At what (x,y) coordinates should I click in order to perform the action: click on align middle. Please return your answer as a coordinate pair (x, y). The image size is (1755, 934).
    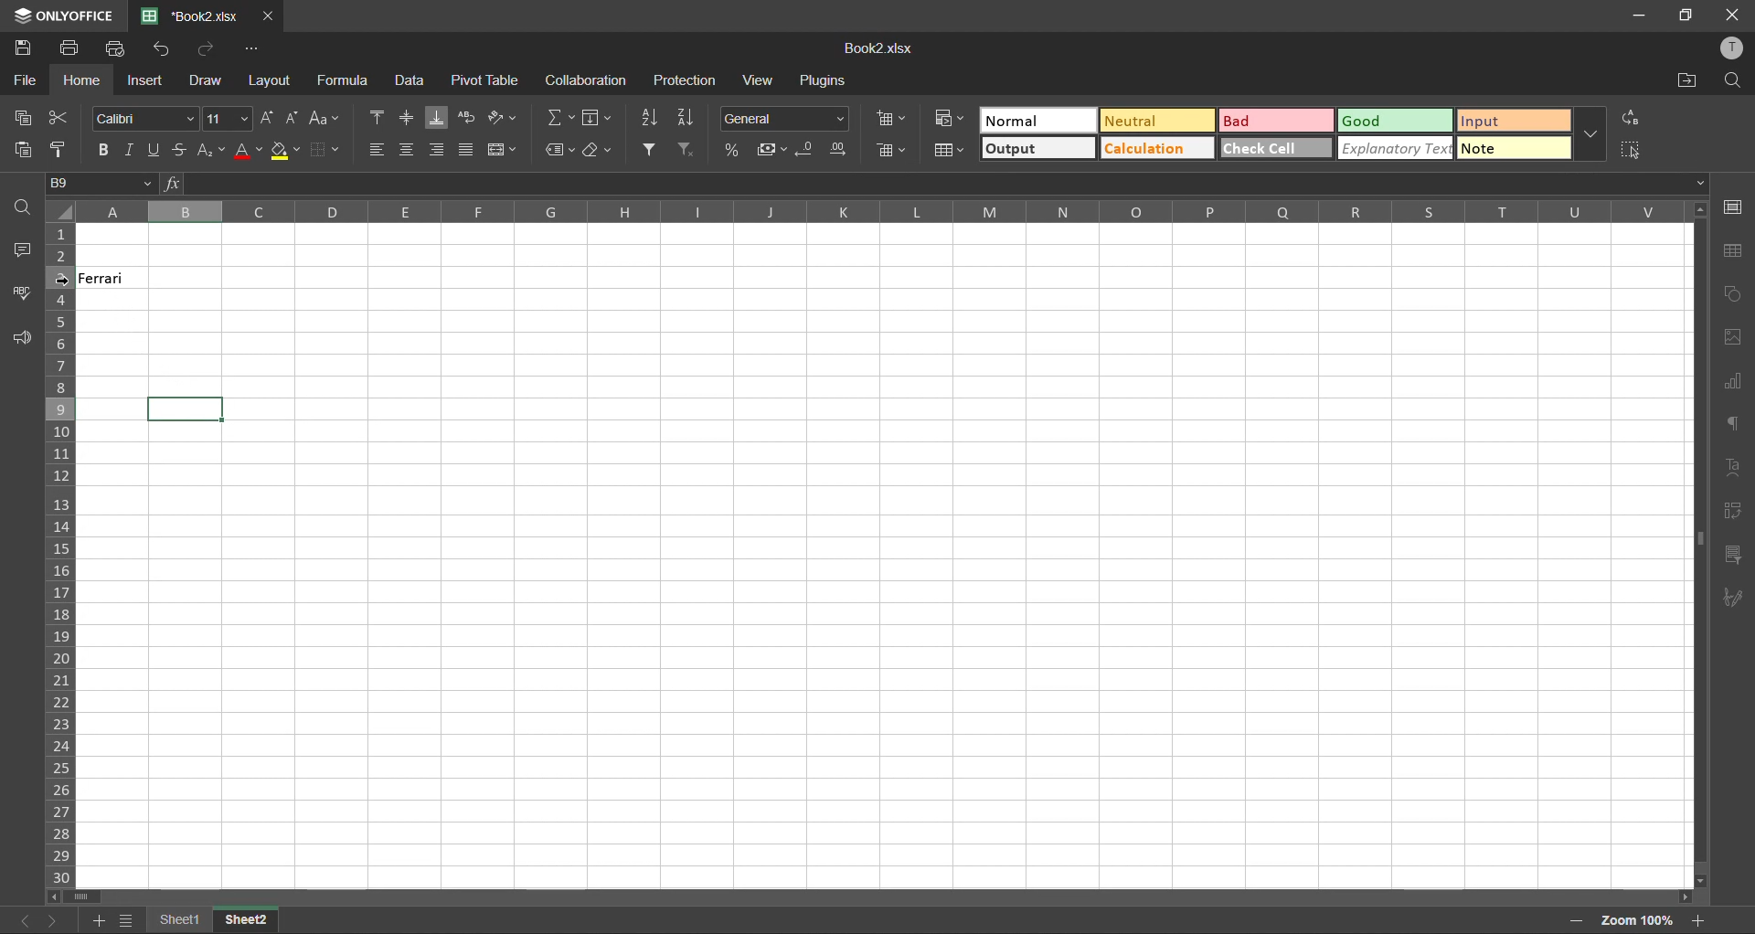
    Looking at the image, I should click on (408, 115).